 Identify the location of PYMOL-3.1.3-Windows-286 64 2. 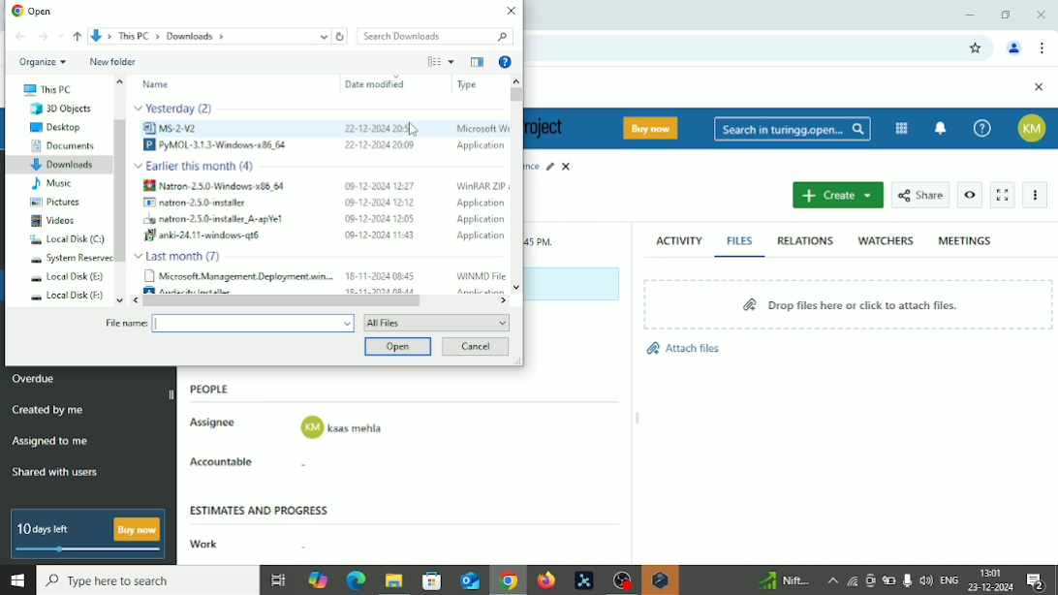
(218, 145).